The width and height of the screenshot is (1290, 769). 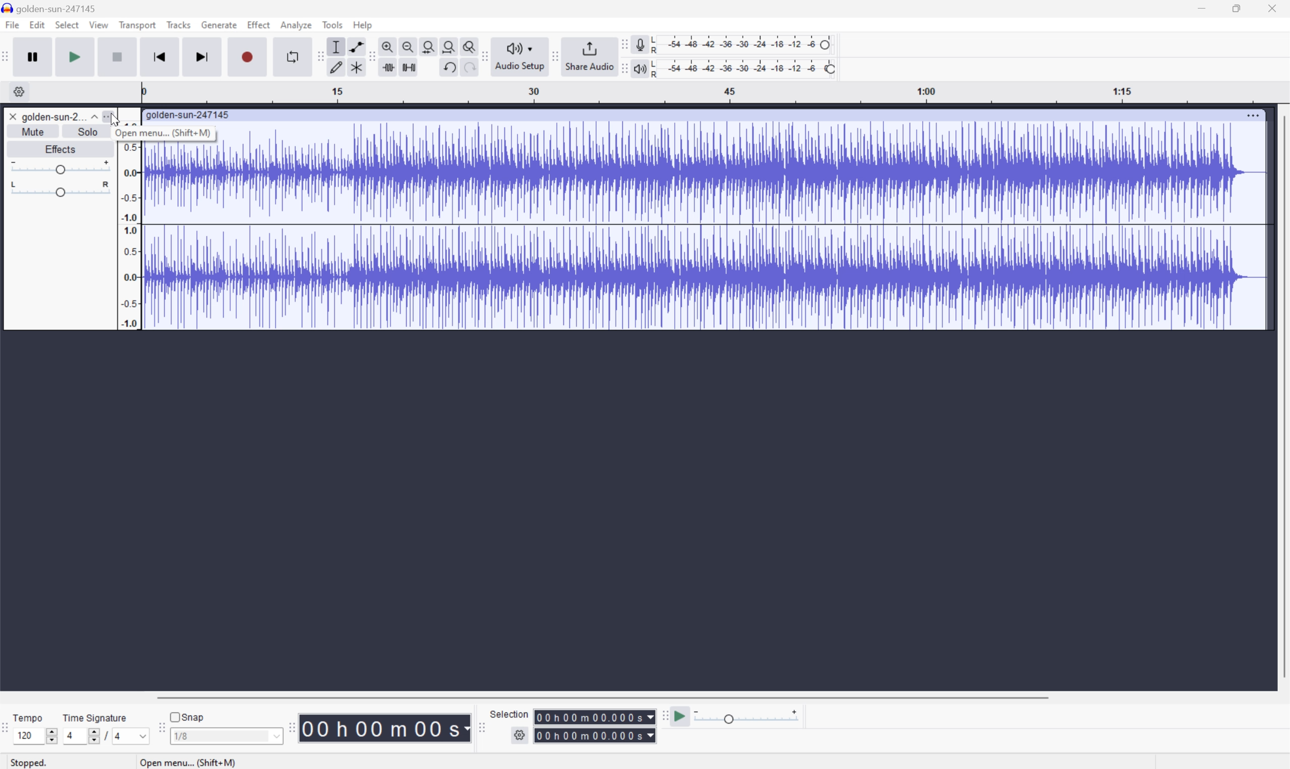 I want to click on Time, so click(x=385, y=729).